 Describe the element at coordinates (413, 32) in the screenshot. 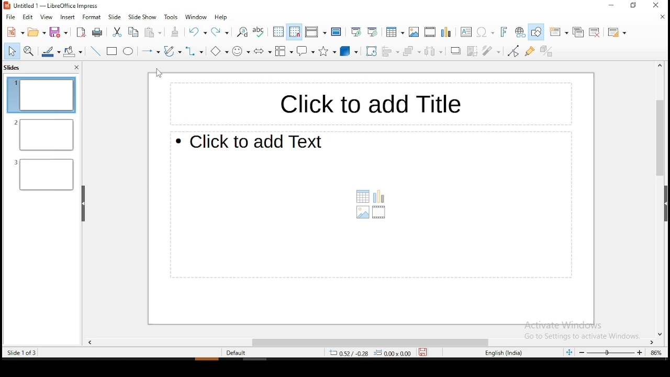

I see `insert image` at that location.